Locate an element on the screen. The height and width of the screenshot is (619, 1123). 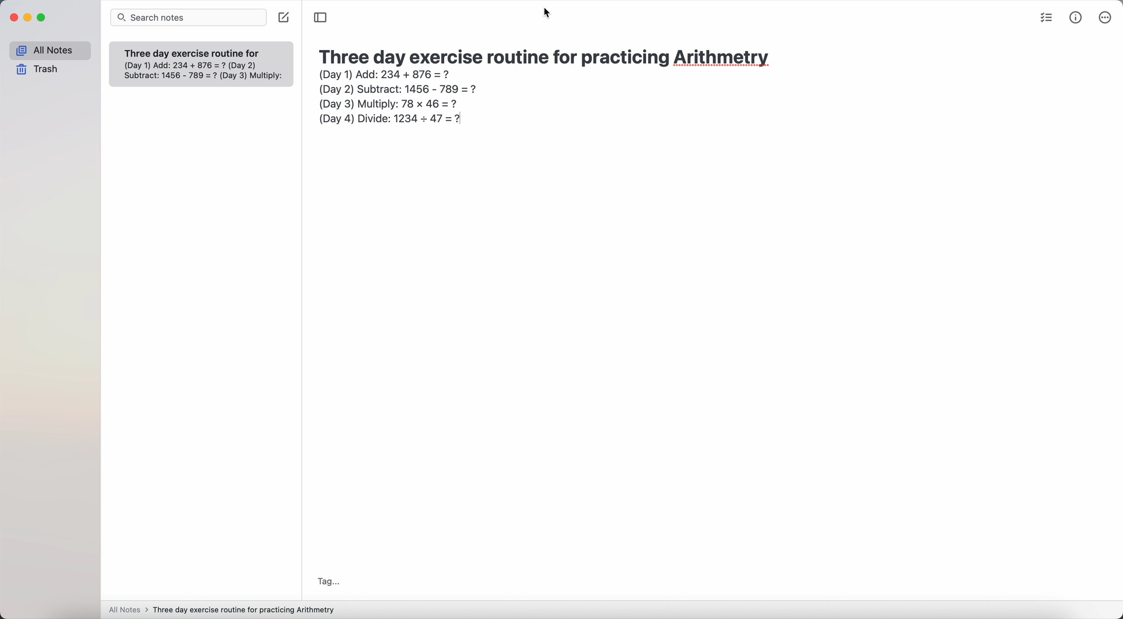
exercises is located at coordinates (205, 70).